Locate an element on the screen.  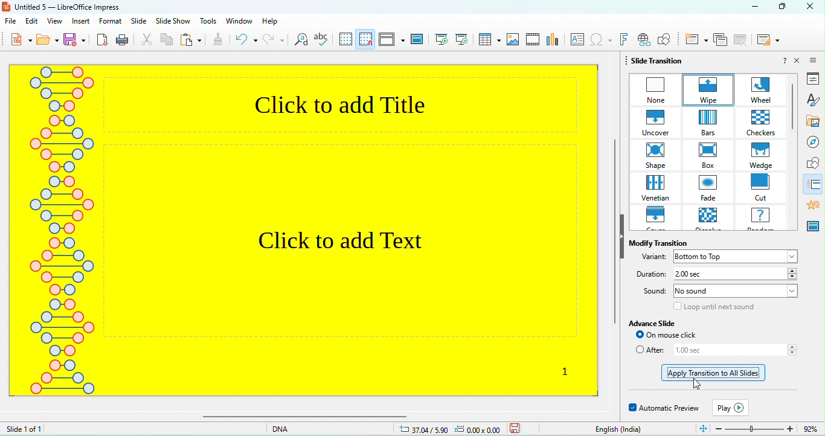
click to add title is located at coordinates (351, 103).